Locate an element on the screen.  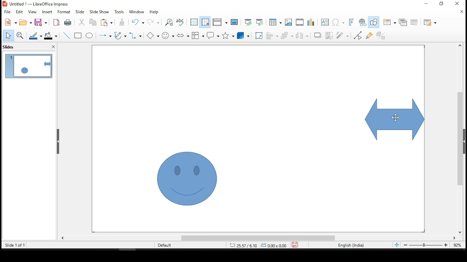
ellipse is located at coordinates (89, 36).